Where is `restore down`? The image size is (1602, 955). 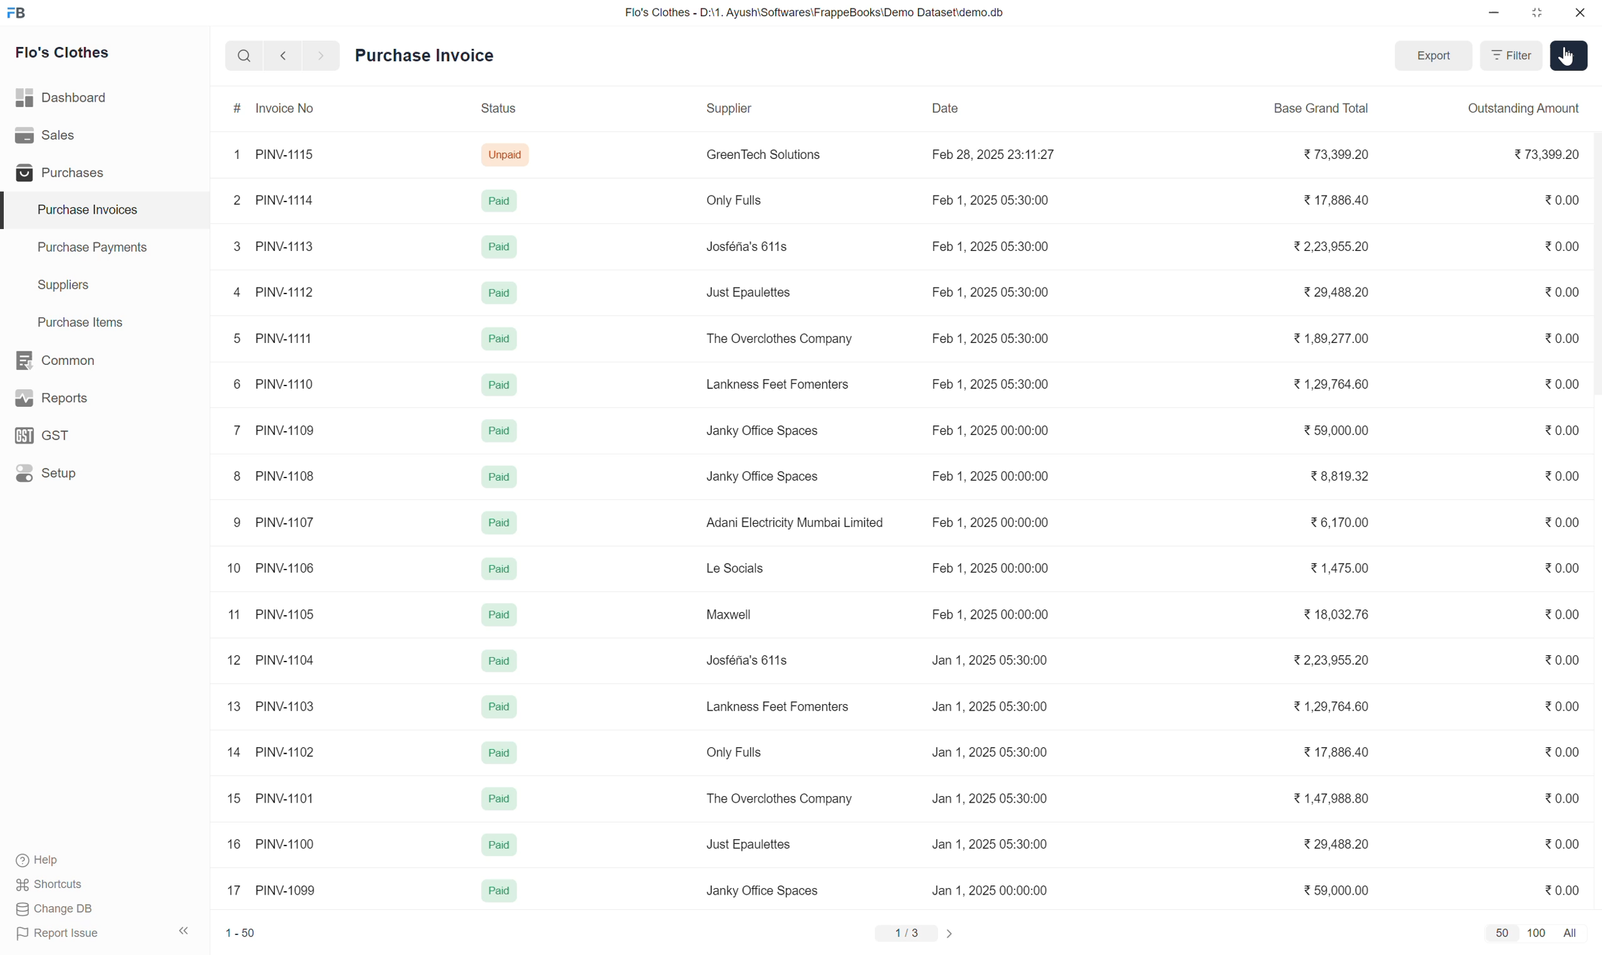 restore down is located at coordinates (1535, 15).